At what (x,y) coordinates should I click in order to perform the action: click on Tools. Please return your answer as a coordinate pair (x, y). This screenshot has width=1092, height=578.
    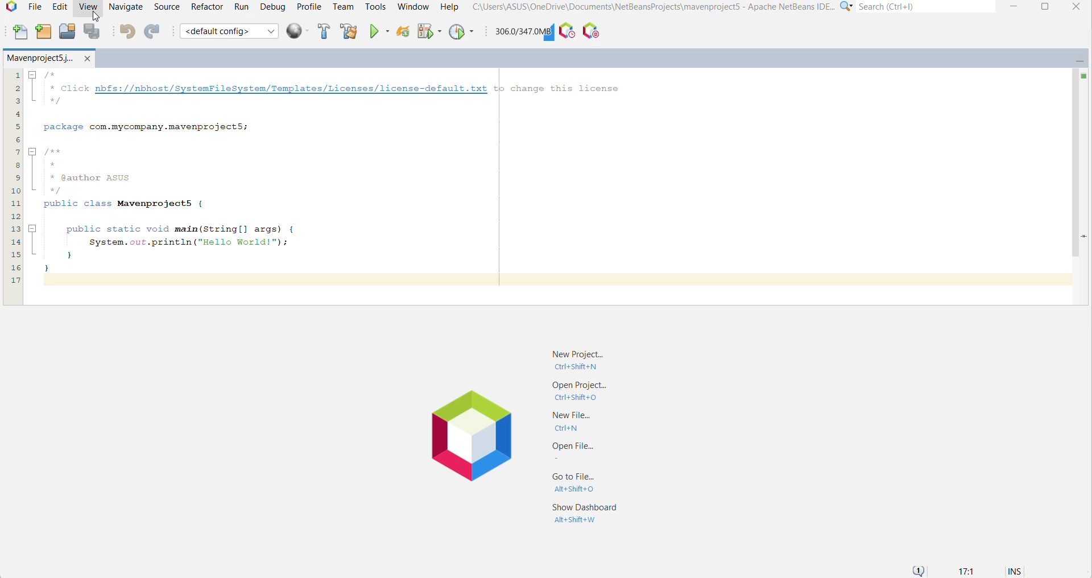
    Looking at the image, I should click on (375, 7).